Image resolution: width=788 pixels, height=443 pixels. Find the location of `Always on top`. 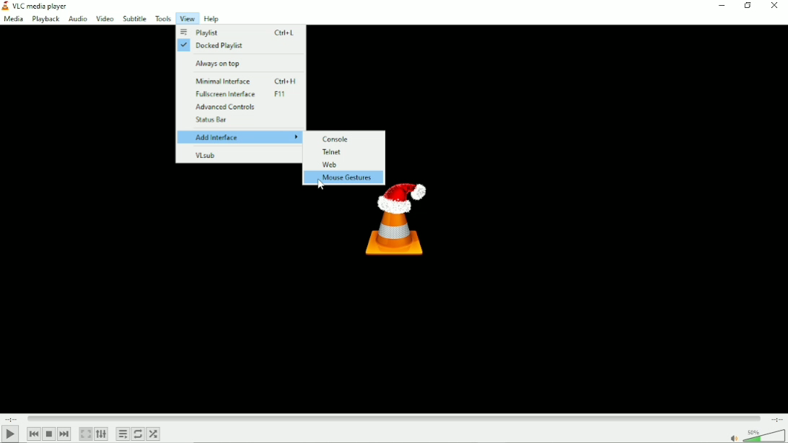

Always on top is located at coordinates (240, 63).